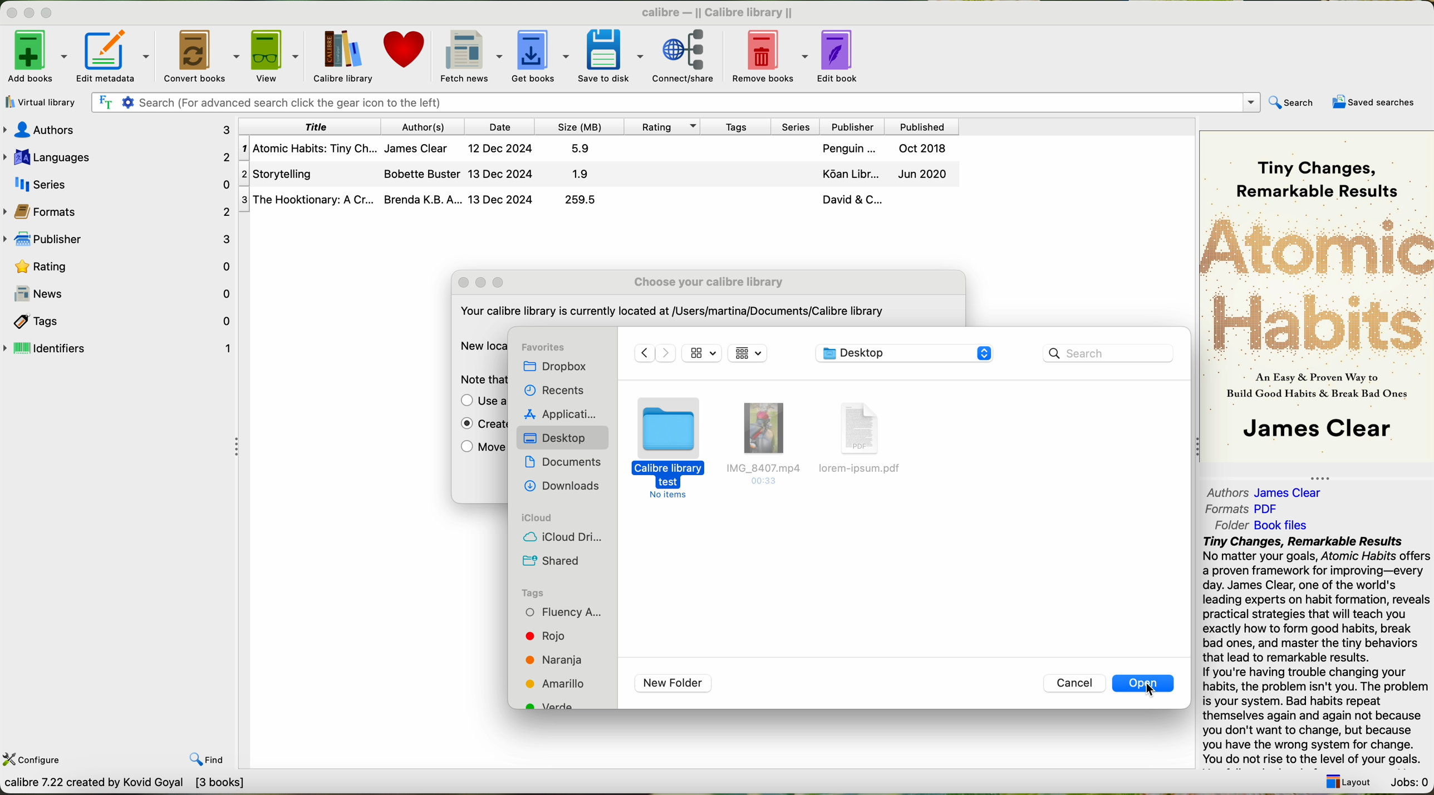 Image resolution: width=1434 pixels, height=795 pixels. What do you see at coordinates (1290, 103) in the screenshot?
I see `search` at bounding box center [1290, 103].